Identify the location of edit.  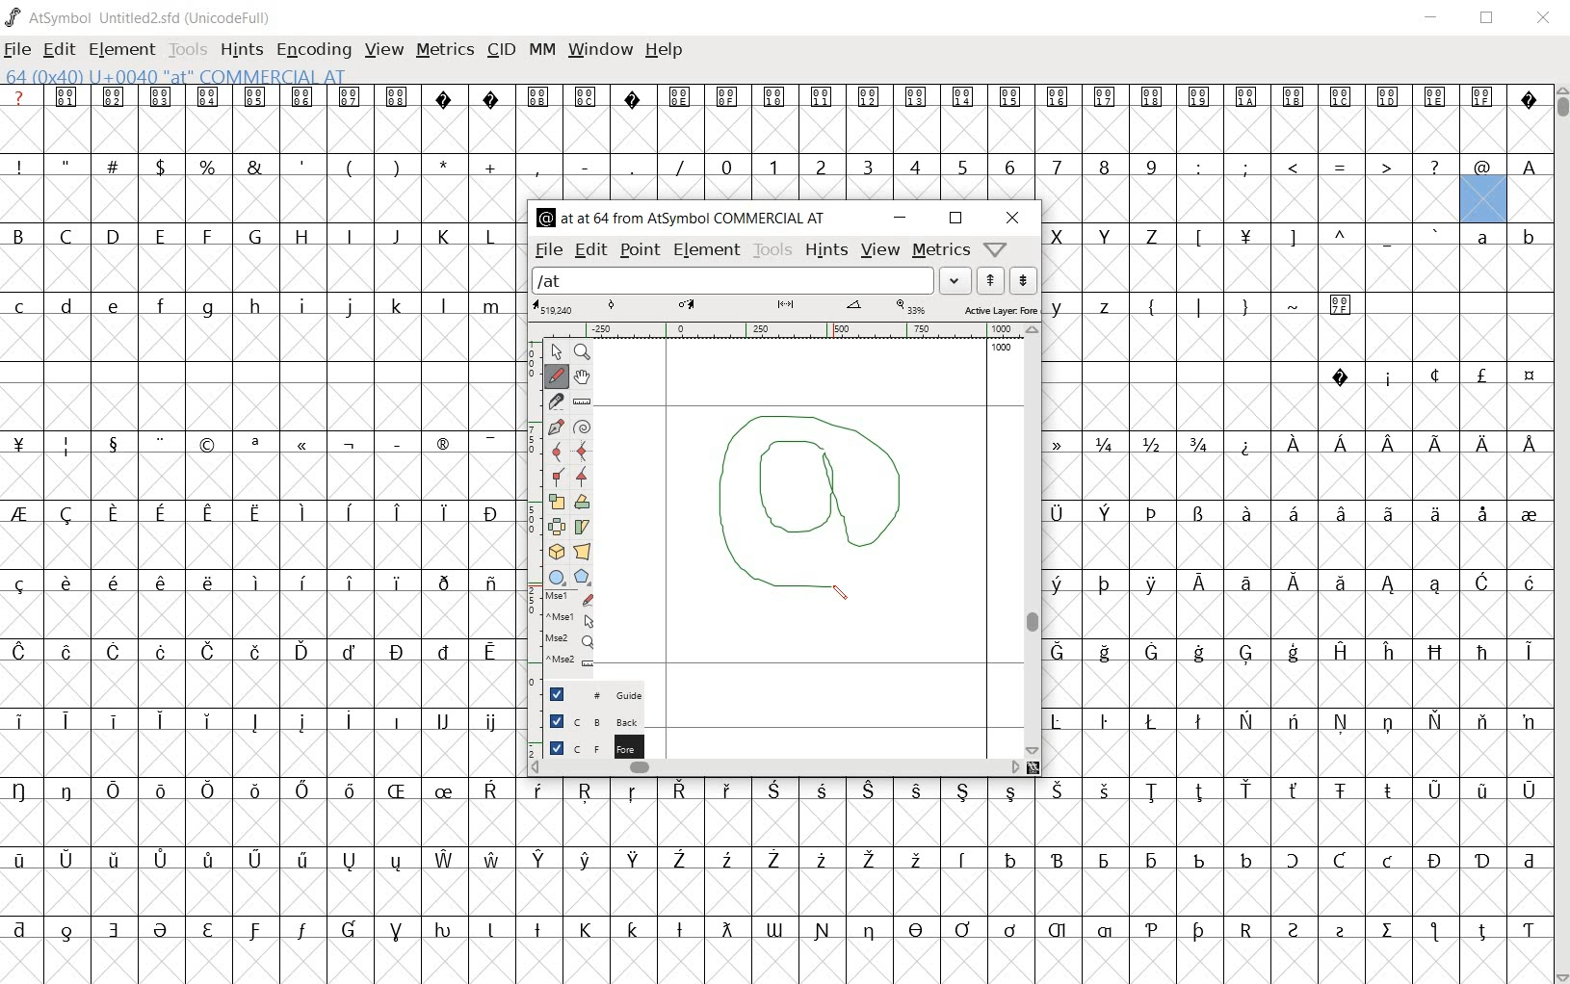
(589, 251).